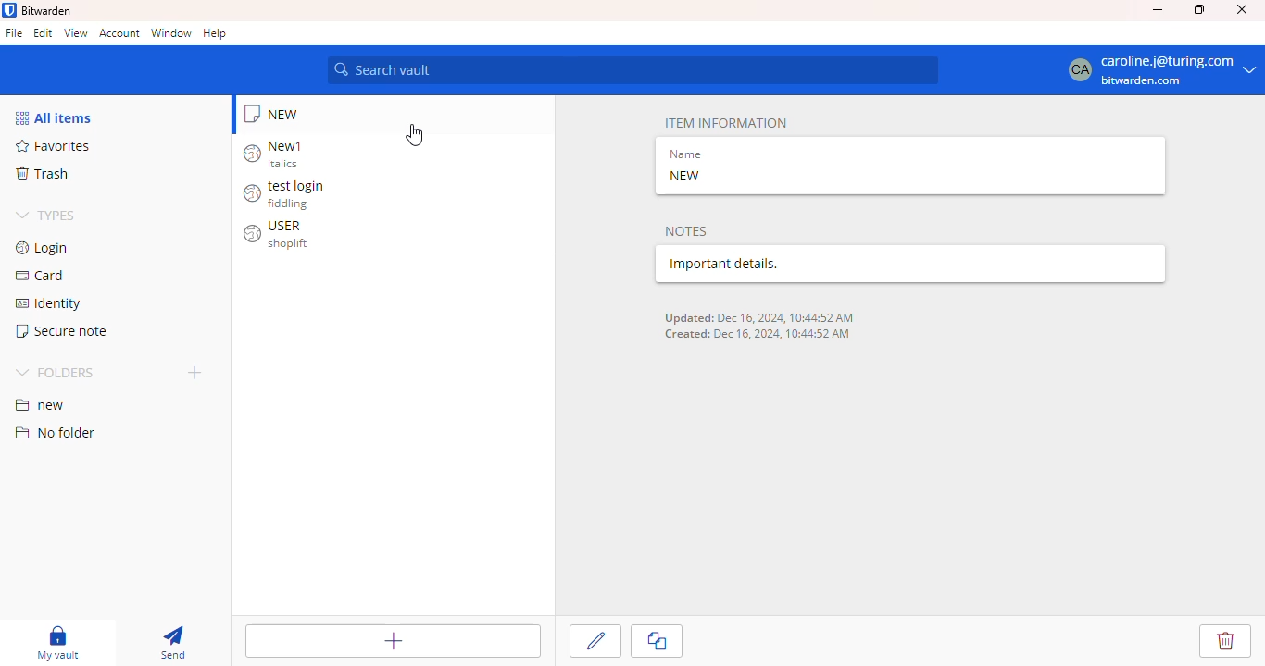  I want to click on login, so click(44, 249).